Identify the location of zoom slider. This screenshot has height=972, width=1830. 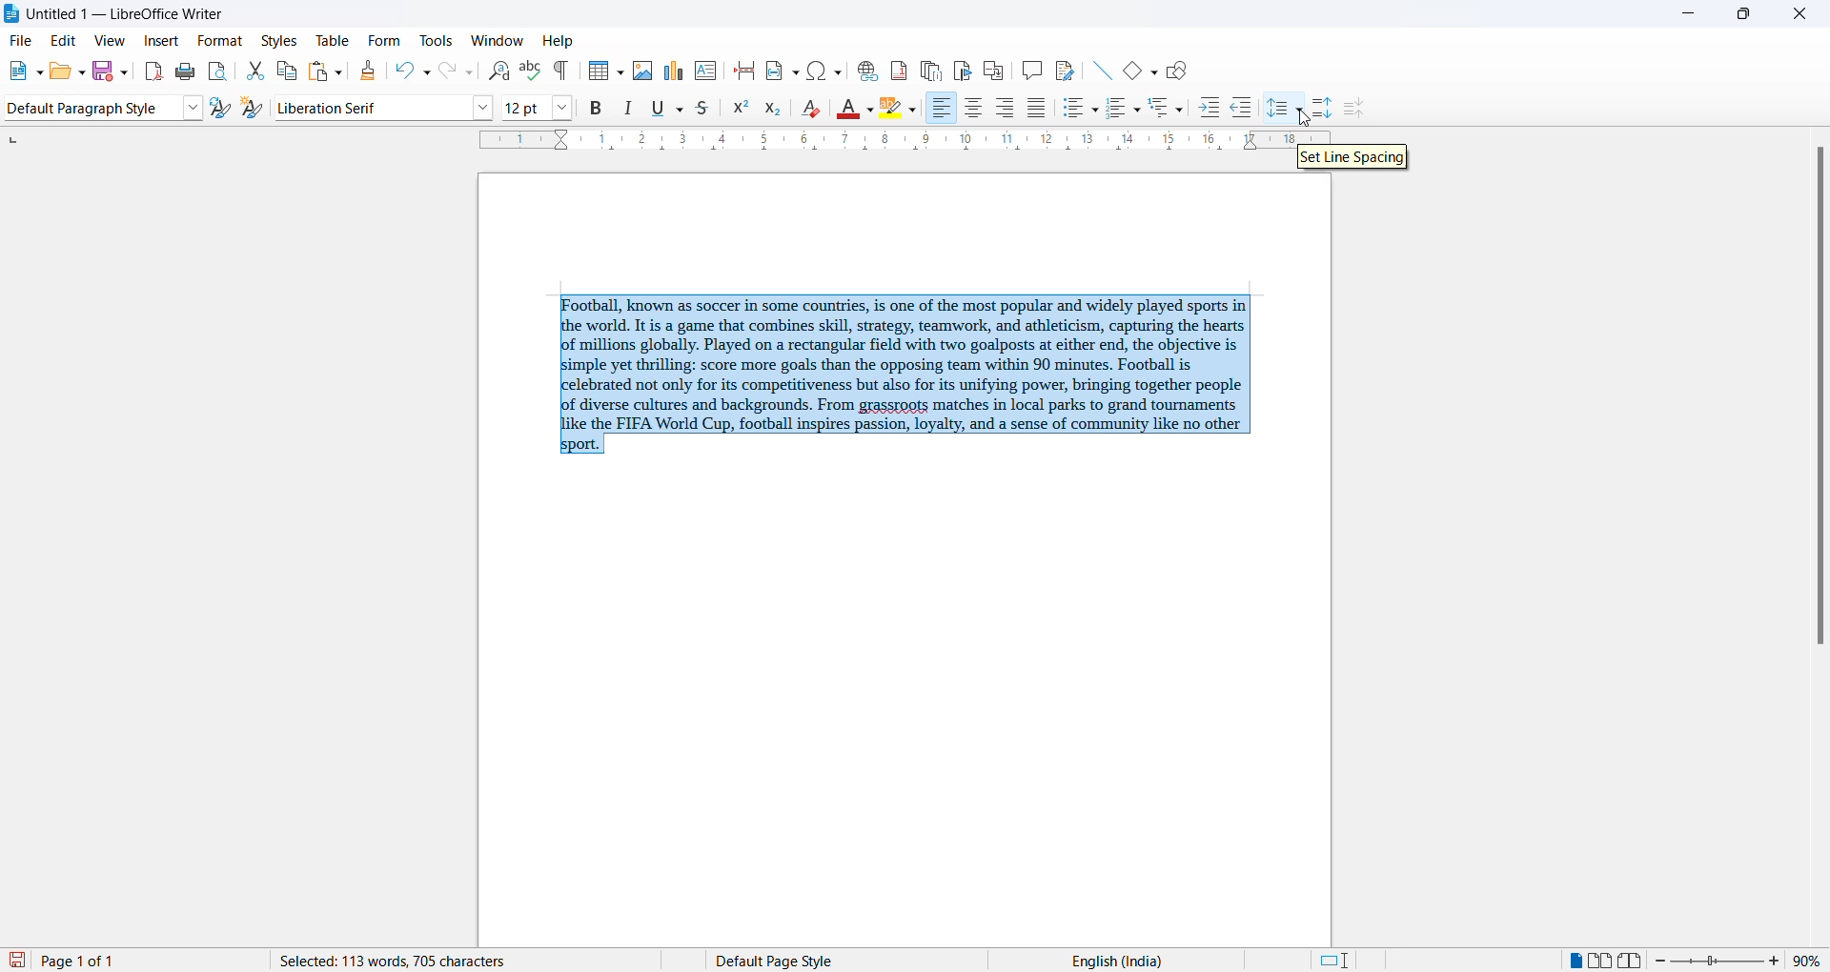
(1719, 961).